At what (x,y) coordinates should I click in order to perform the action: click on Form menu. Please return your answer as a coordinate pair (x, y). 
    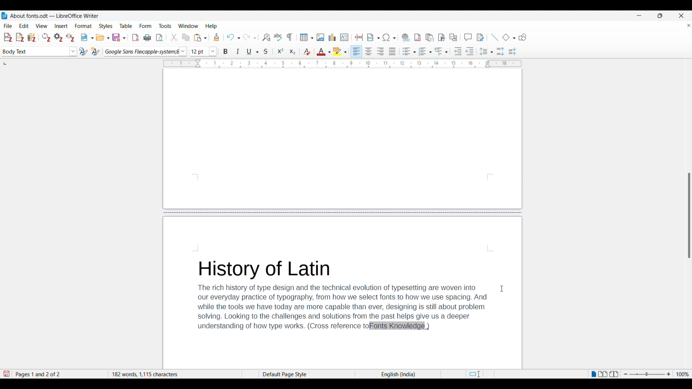
    Looking at the image, I should click on (146, 26).